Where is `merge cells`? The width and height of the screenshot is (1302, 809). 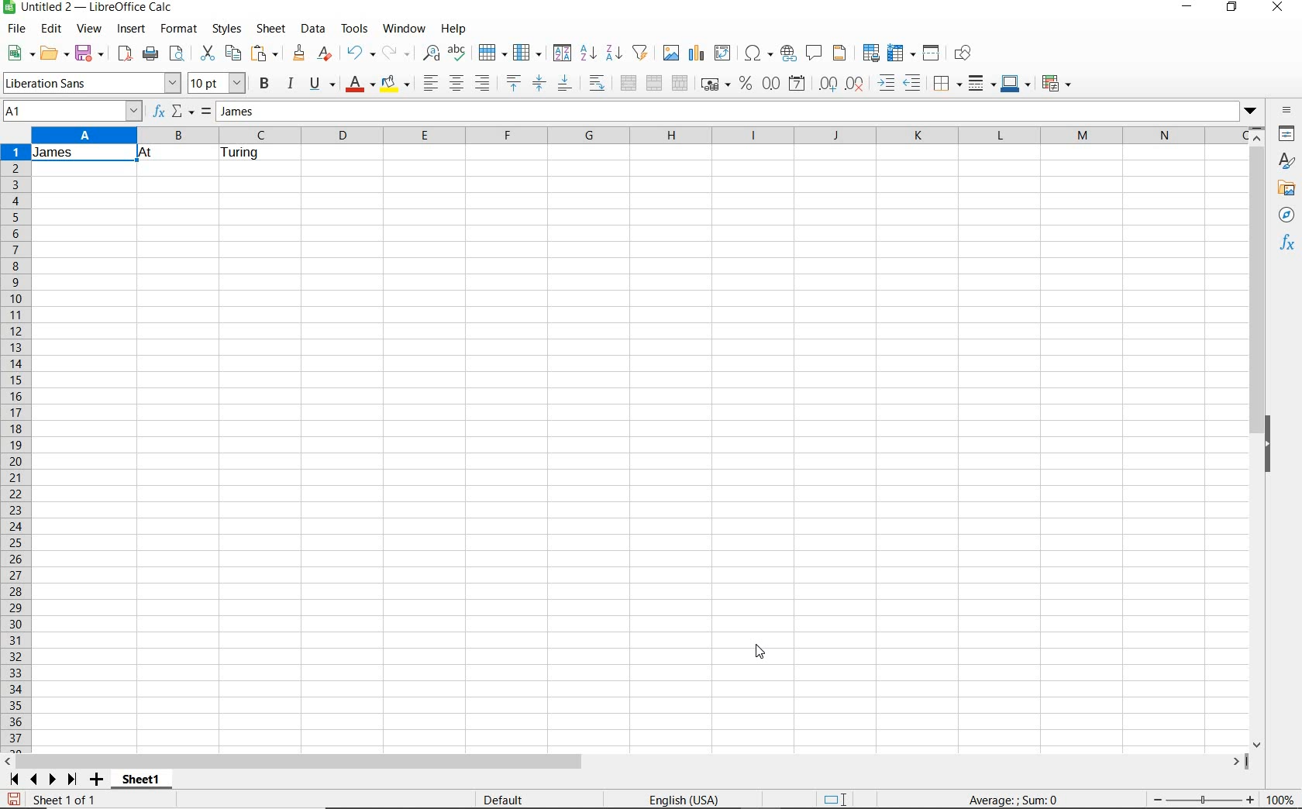
merge cells is located at coordinates (656, 84).